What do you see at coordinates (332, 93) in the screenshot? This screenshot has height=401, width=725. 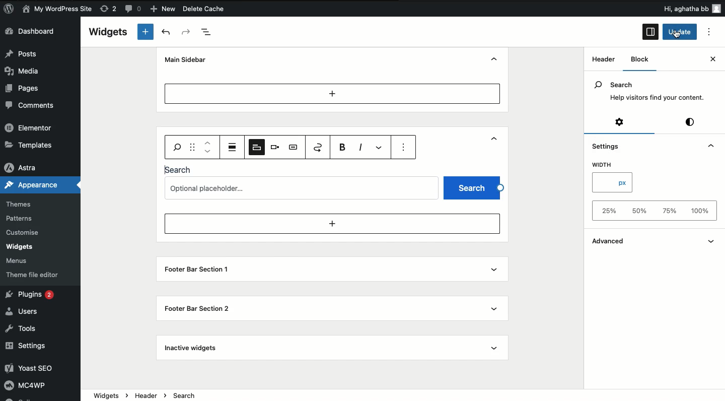 I see `Add new block` at bounding box center [332, 93].